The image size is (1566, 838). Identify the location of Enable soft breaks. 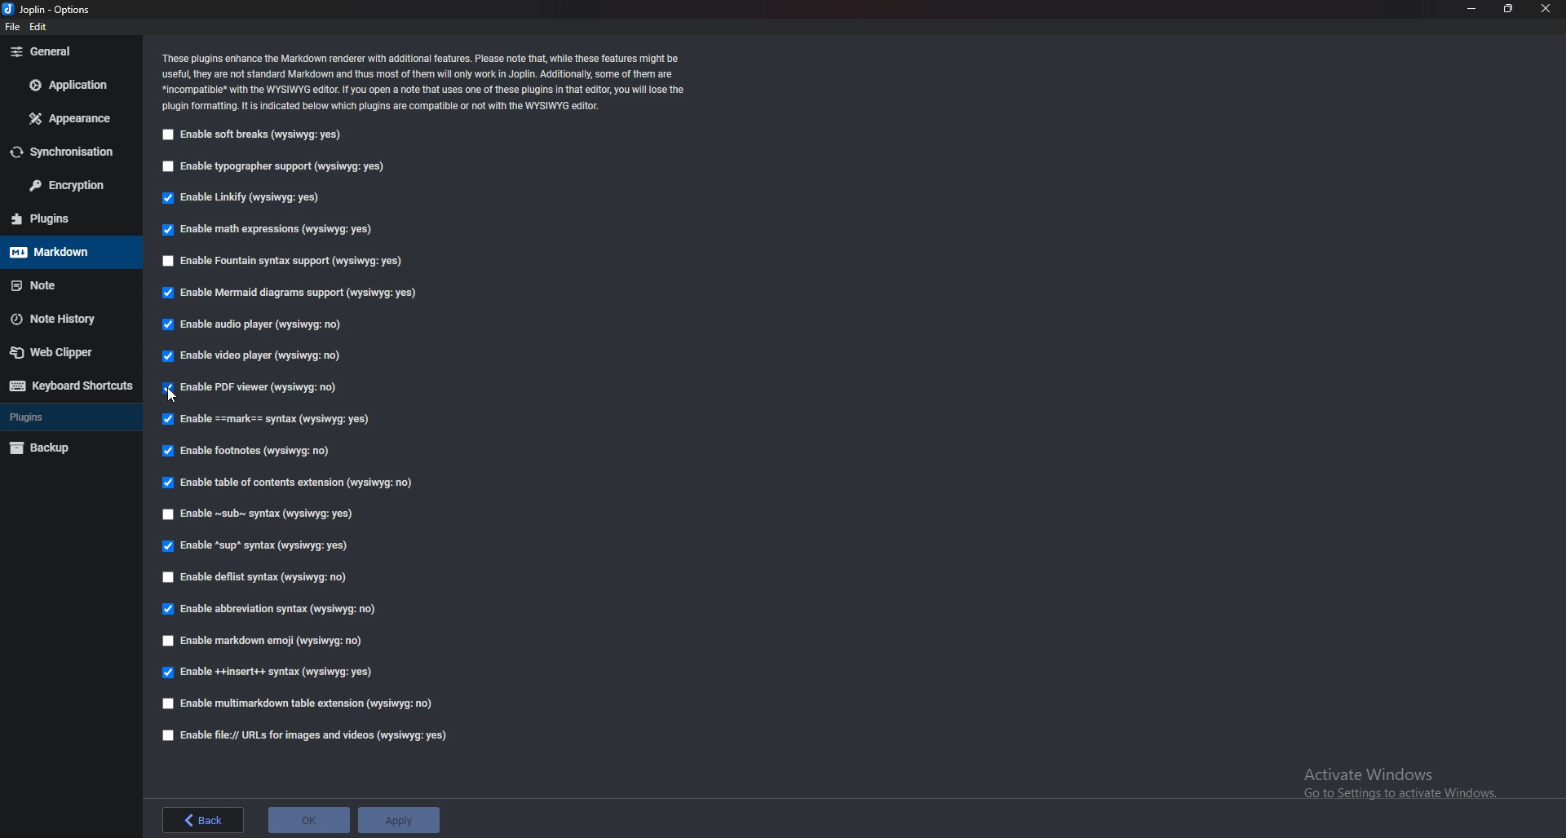
(254, 135).